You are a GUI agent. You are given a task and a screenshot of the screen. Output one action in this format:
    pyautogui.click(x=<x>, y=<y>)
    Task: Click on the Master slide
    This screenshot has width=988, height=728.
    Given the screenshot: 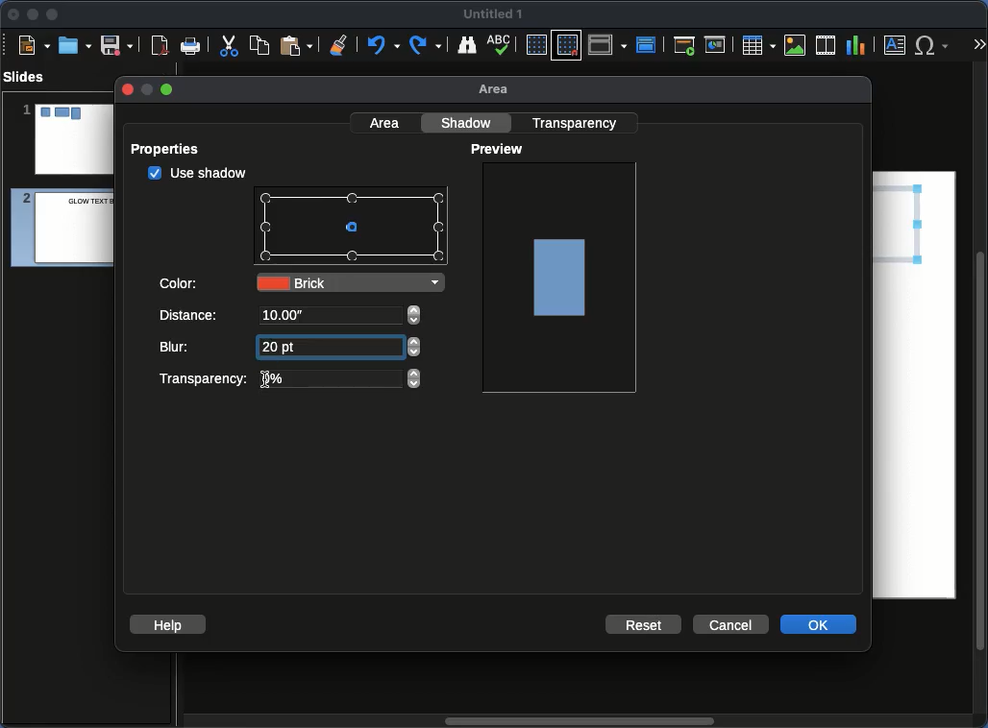 What is the action you would take?
    pyautogui.click(x=649, y=44)
    